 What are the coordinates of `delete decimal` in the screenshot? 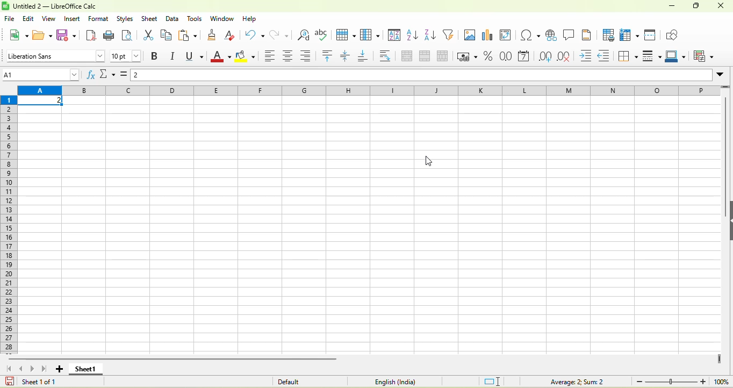 It's located at (569, 57).